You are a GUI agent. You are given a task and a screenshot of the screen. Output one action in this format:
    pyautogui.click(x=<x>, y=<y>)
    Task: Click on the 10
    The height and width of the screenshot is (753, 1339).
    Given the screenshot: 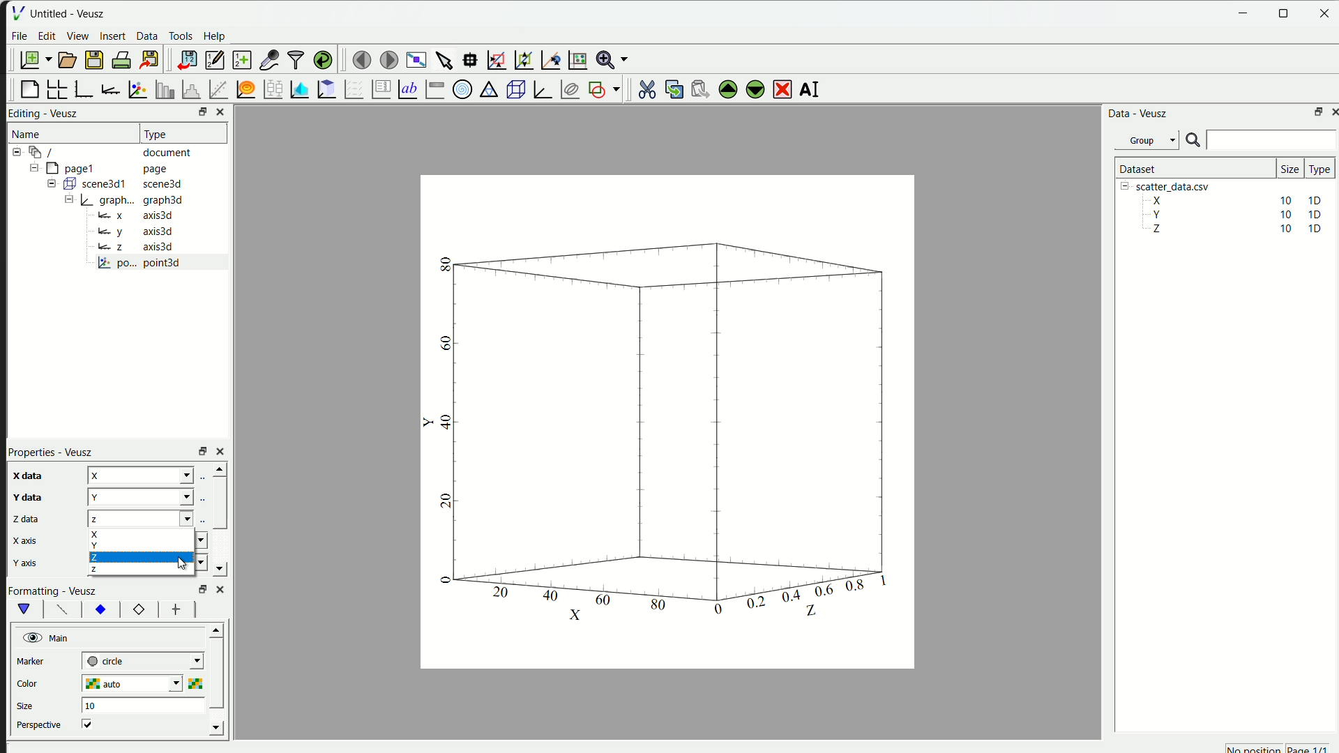 What is the action you would take?
    pyautogui.click(x=89, y=706)
    